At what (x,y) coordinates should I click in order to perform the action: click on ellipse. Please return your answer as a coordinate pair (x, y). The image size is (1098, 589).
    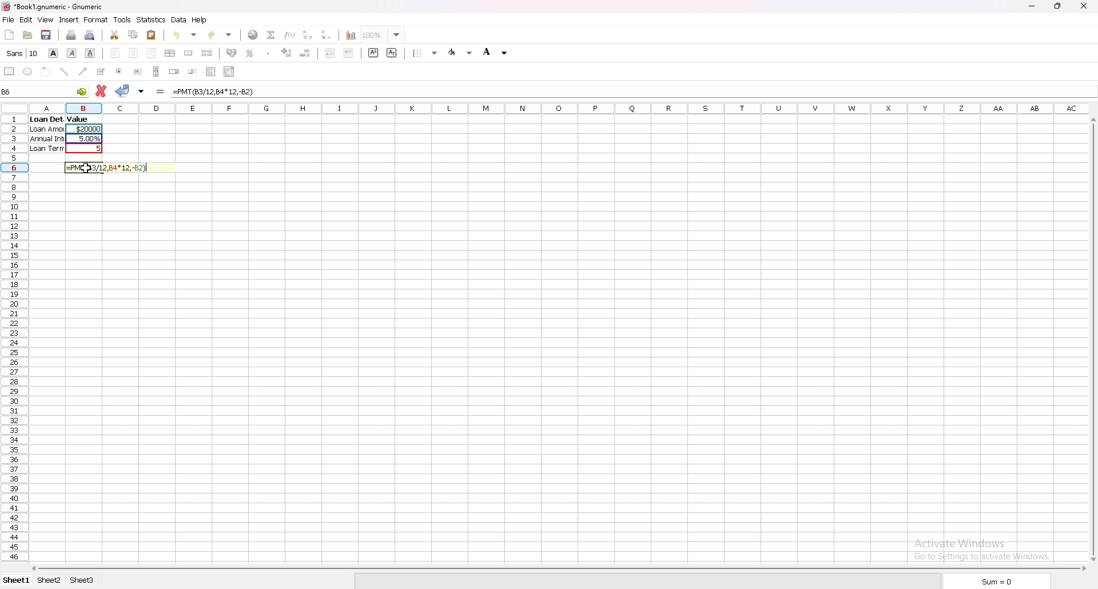
    Looking at the image, I should click on (28, 71).